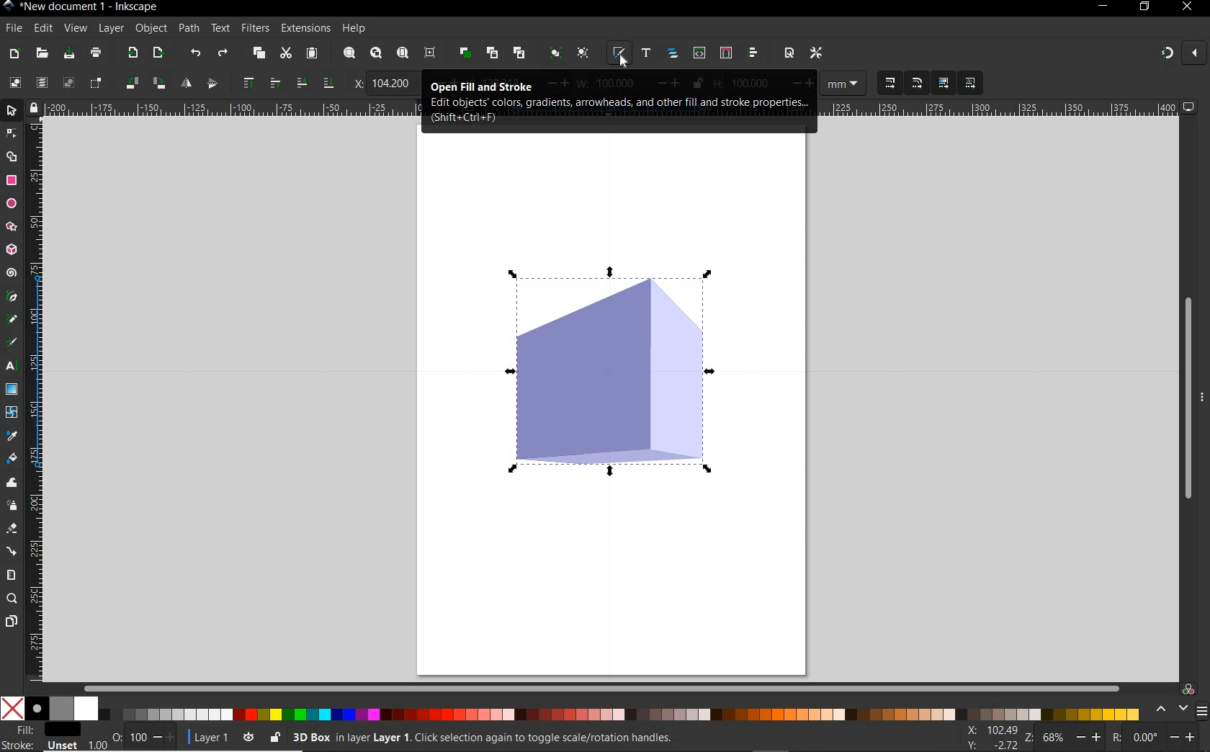 This screenshot has height=752, width=1210. Describe the element at coordinates (153, 29) in the screenshot. I see `OBJECT` at that location.